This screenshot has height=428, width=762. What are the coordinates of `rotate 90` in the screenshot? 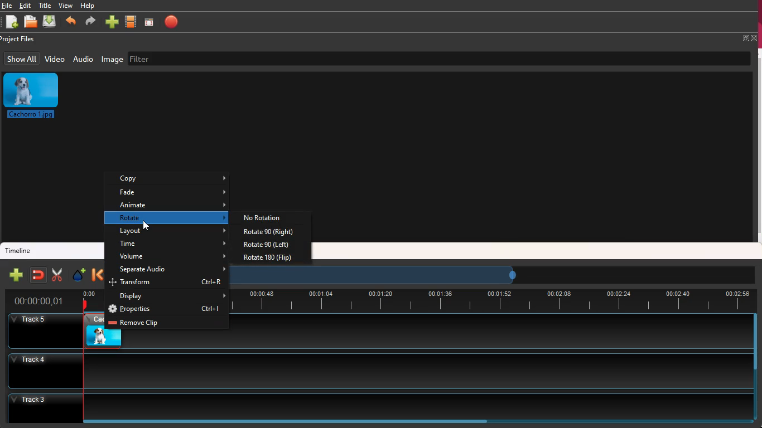 It's located at (272, 245).